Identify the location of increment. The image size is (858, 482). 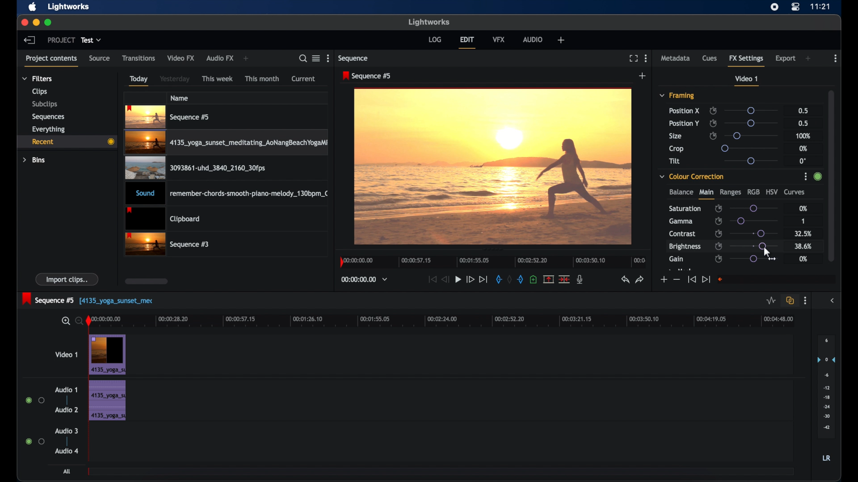
(663, 280).